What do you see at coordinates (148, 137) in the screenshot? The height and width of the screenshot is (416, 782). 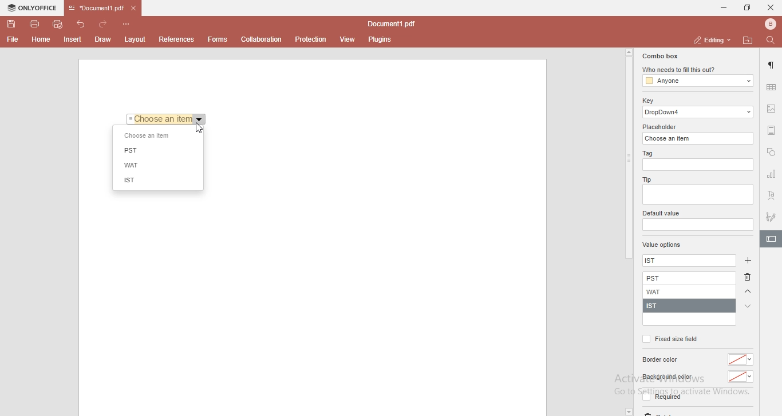 I see `choose an item` at bounding box center [148, 137].